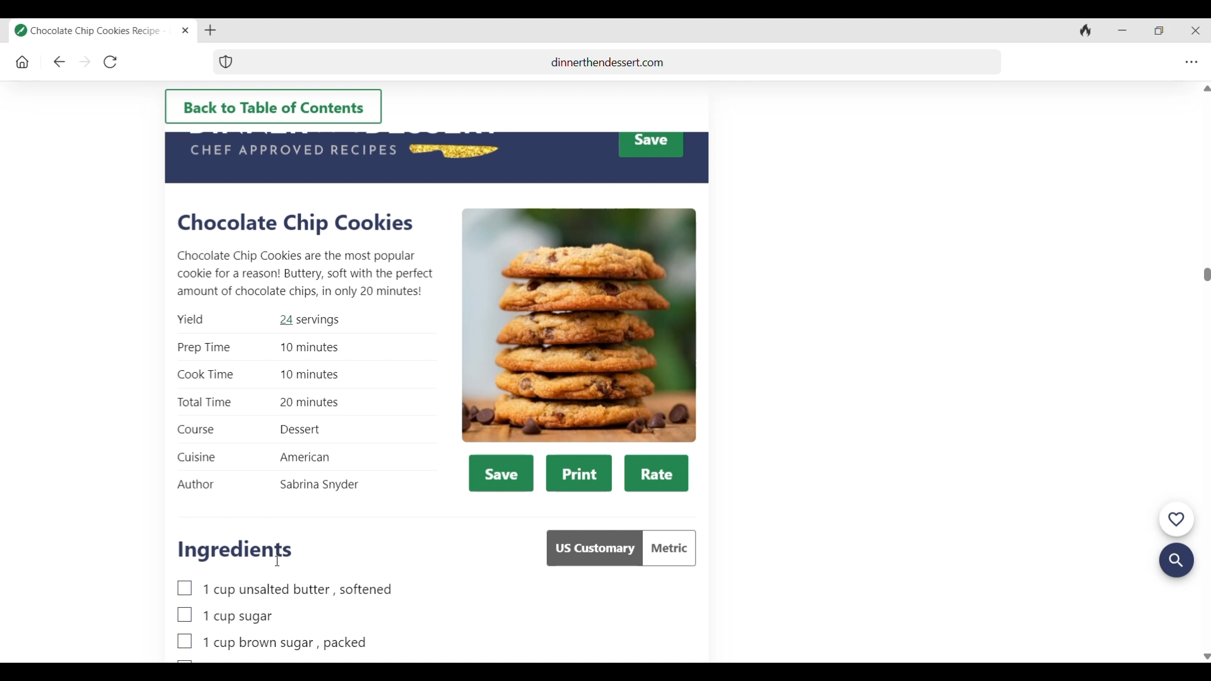  What do you see at coordinates (235, 550) in the screenshot?
I see `Ingredients` at bounding box center [235, 550].